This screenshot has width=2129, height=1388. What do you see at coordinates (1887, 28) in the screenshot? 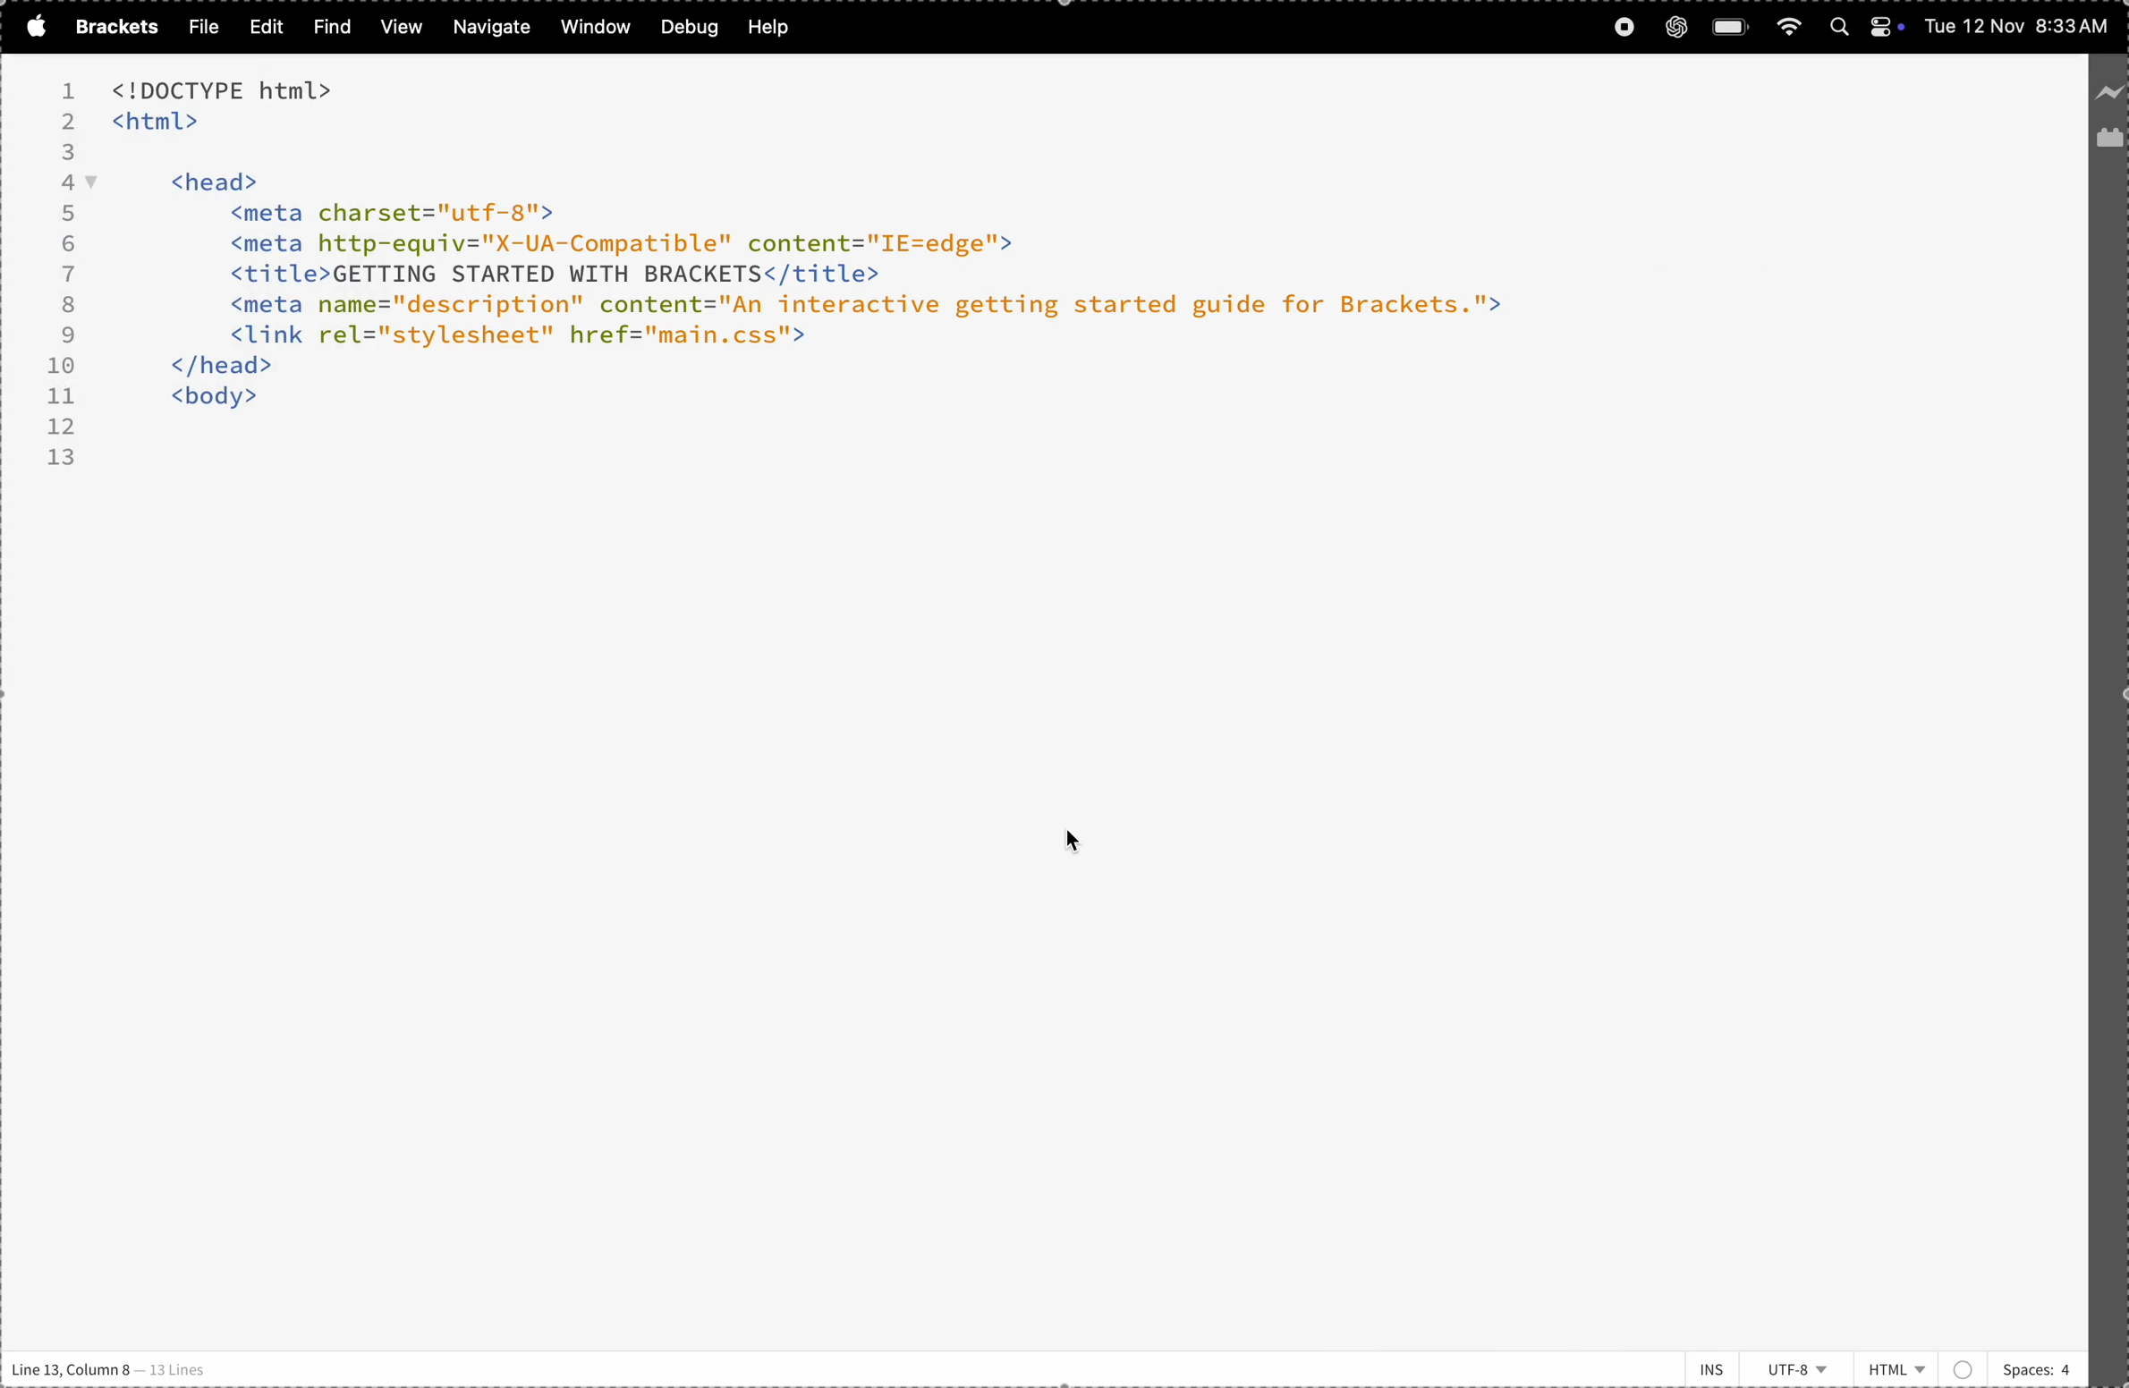
I see `apple widgets` at bounding box center [1887, 28].